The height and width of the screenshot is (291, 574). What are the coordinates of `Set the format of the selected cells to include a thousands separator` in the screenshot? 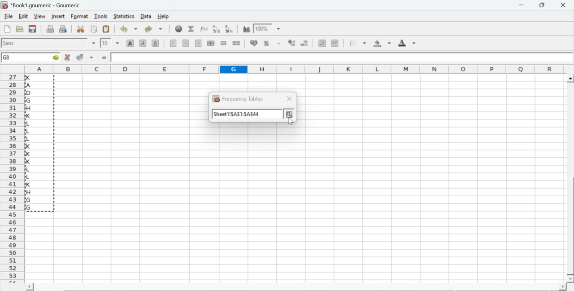 It's located at (278, 44).